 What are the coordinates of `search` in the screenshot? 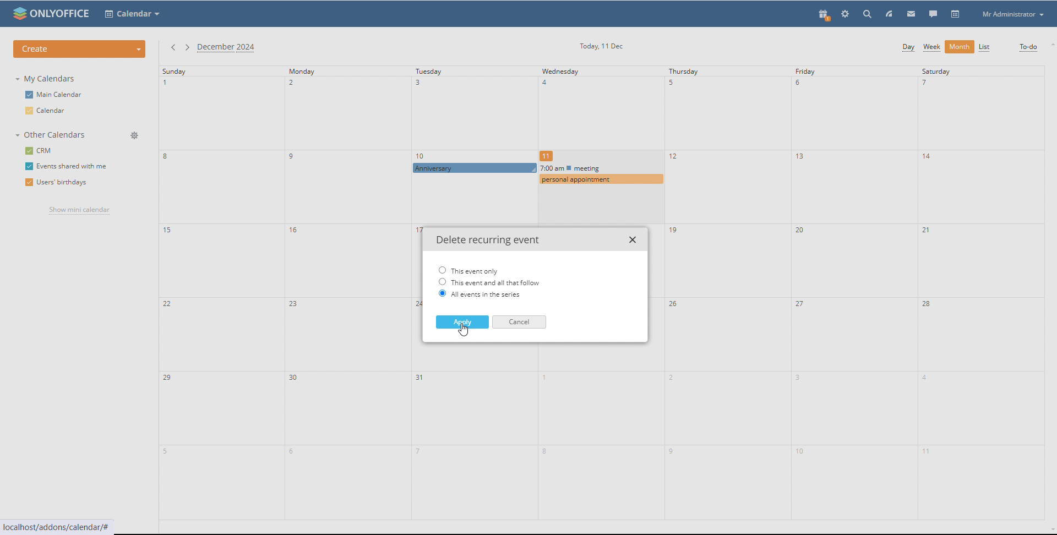 It's located at (869, 14).